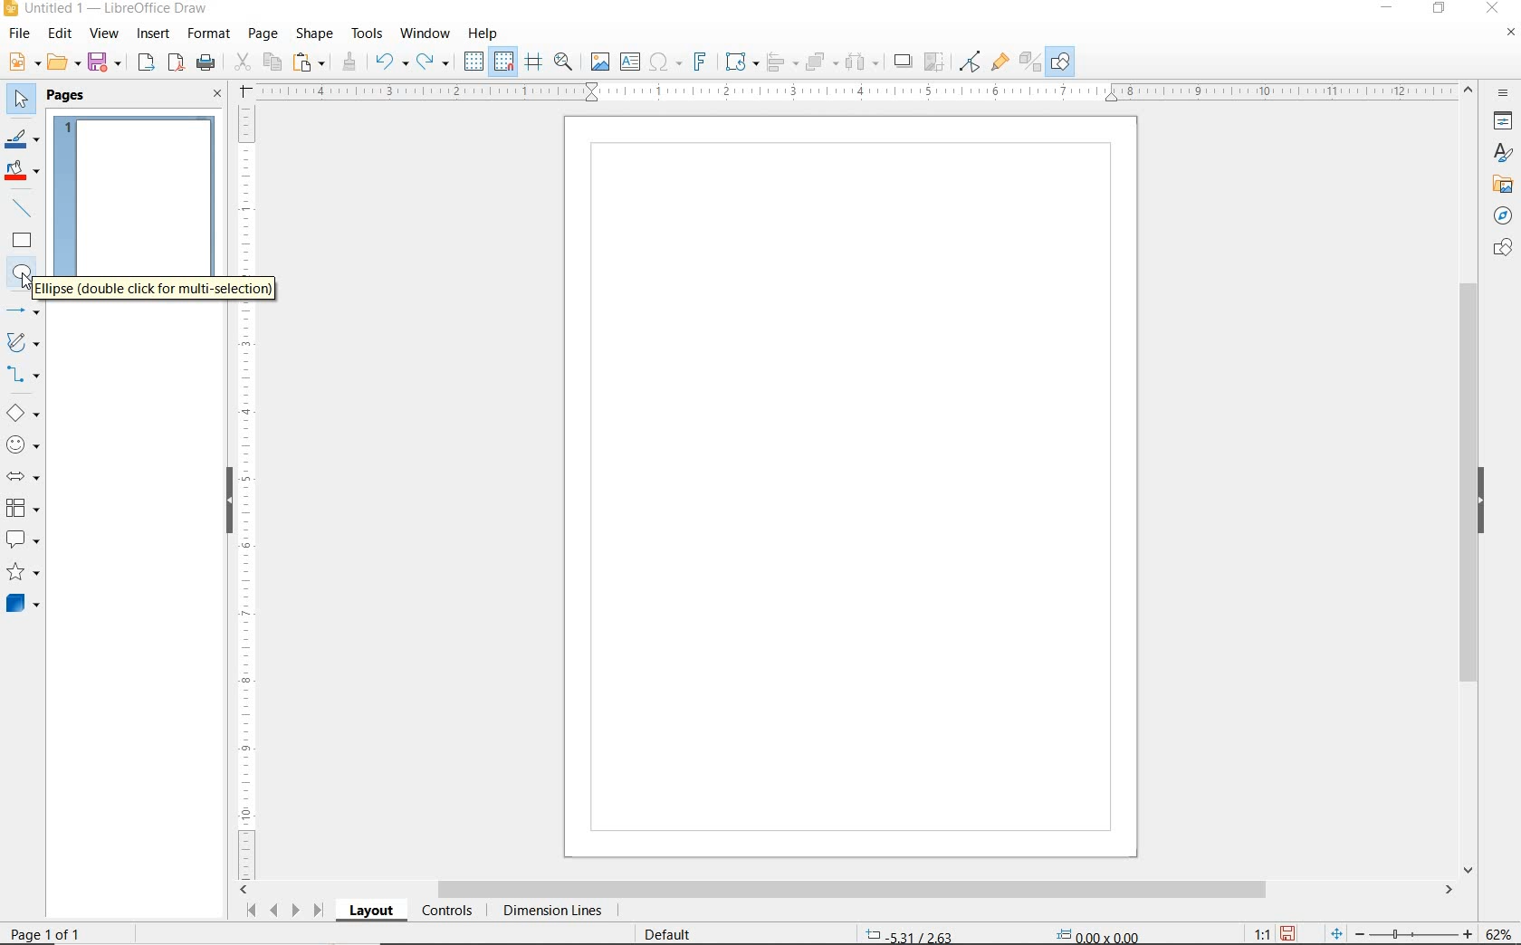 This screenshot has height=945, width=1521. I want to click on UNDO, so click(391, 63).